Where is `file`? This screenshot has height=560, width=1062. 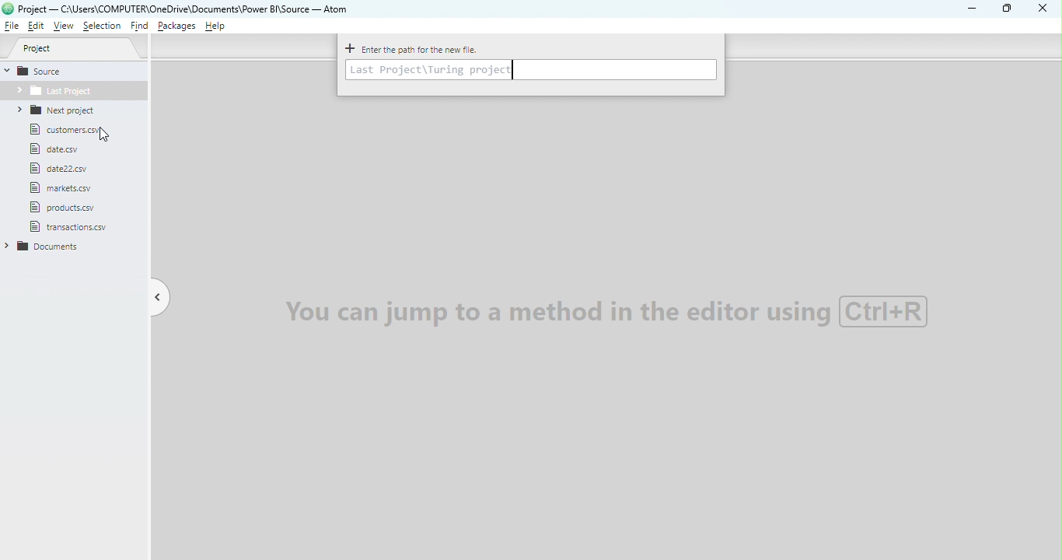 file is located at coordinates (78, 229).